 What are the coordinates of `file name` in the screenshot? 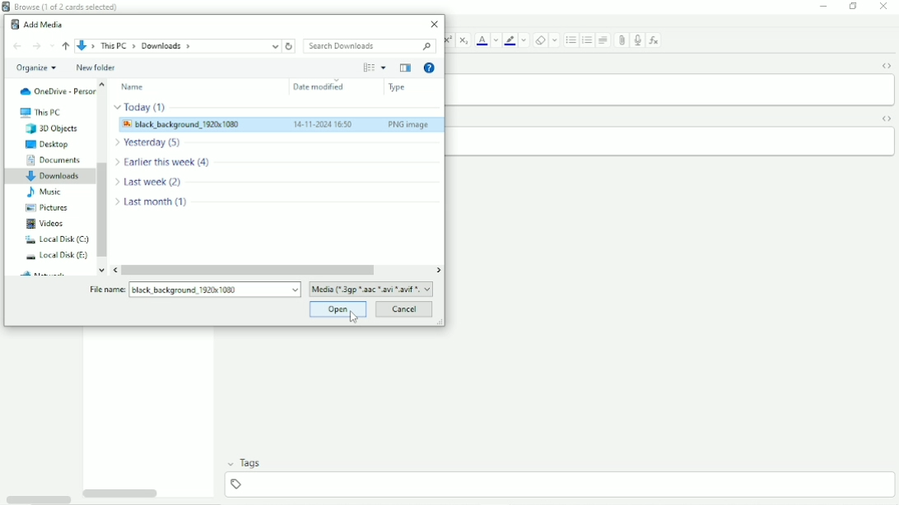 It's located at (107, 290).